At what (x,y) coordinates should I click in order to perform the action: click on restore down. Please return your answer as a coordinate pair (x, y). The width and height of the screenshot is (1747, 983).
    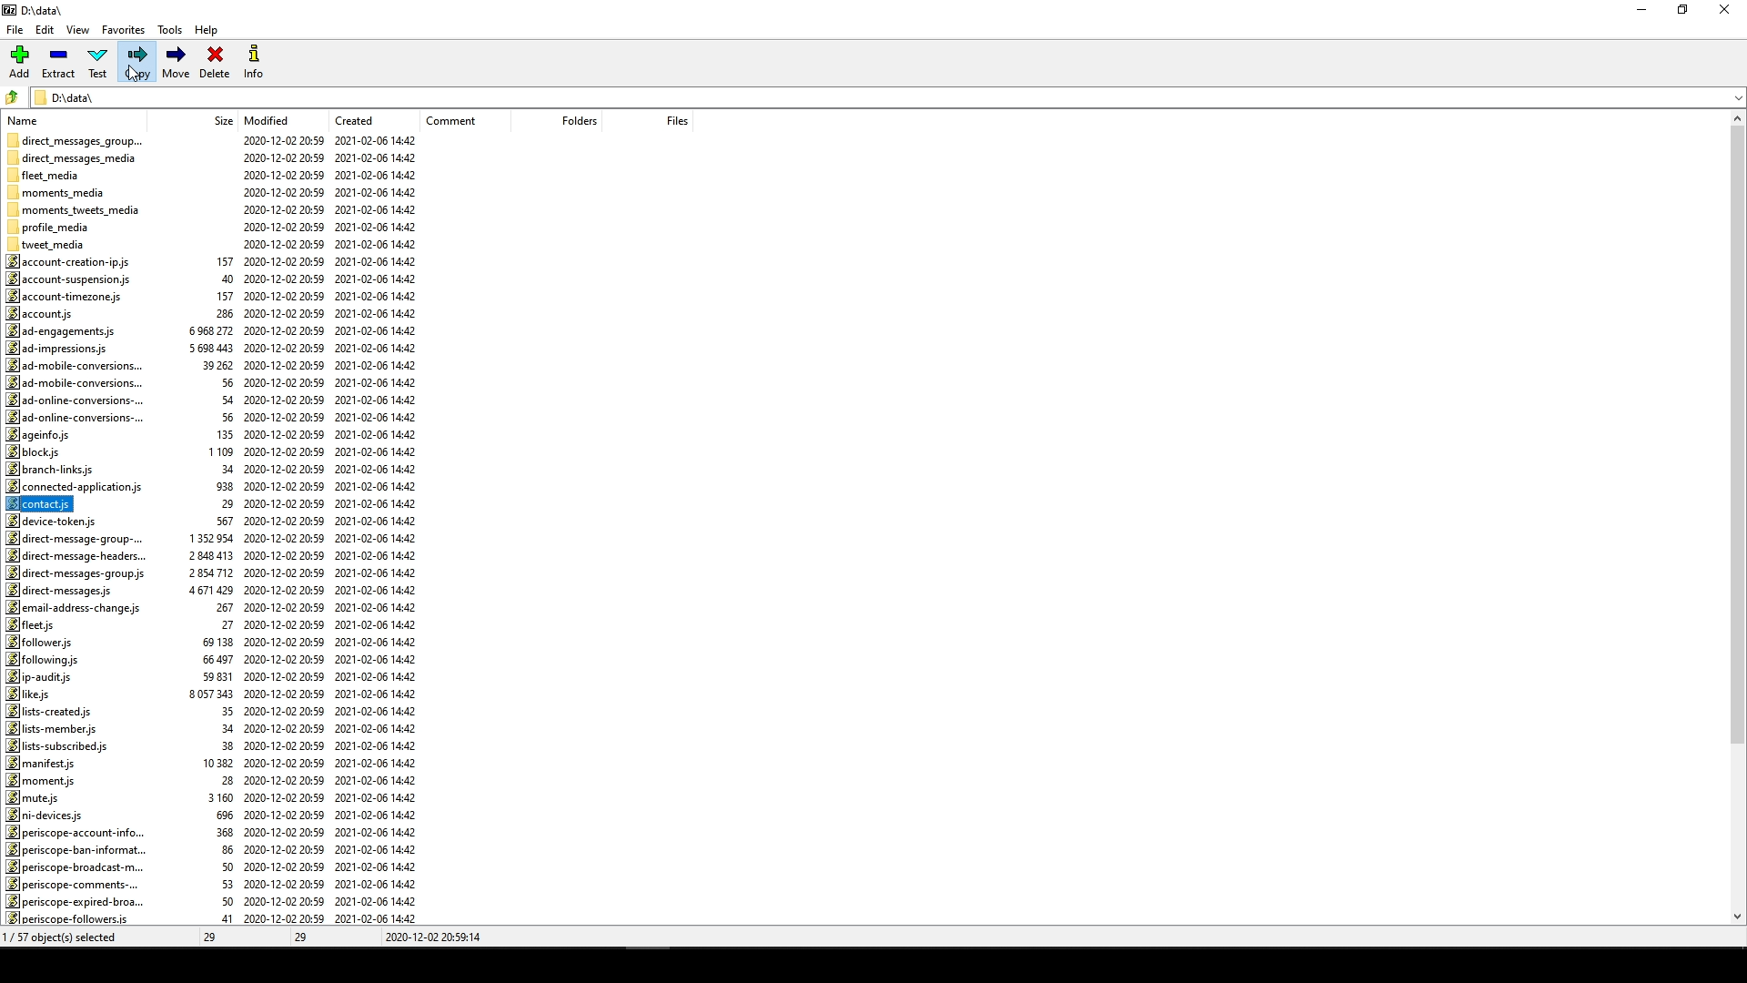
    Looking at the image, I should click on (1688, 11).